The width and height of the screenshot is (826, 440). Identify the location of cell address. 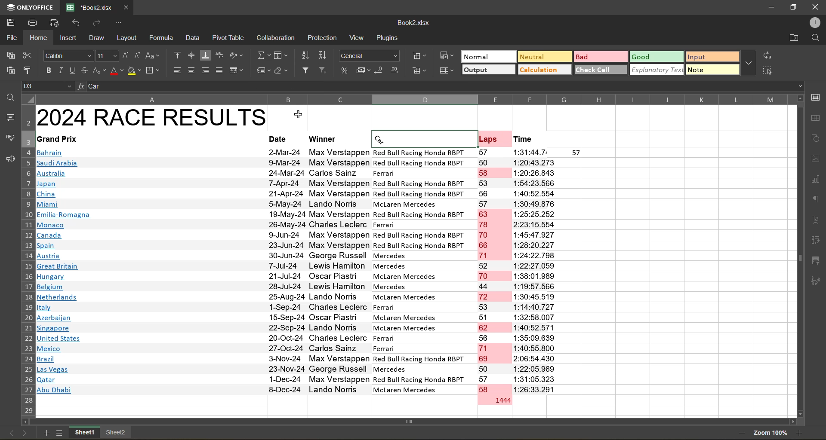
(48, 86).